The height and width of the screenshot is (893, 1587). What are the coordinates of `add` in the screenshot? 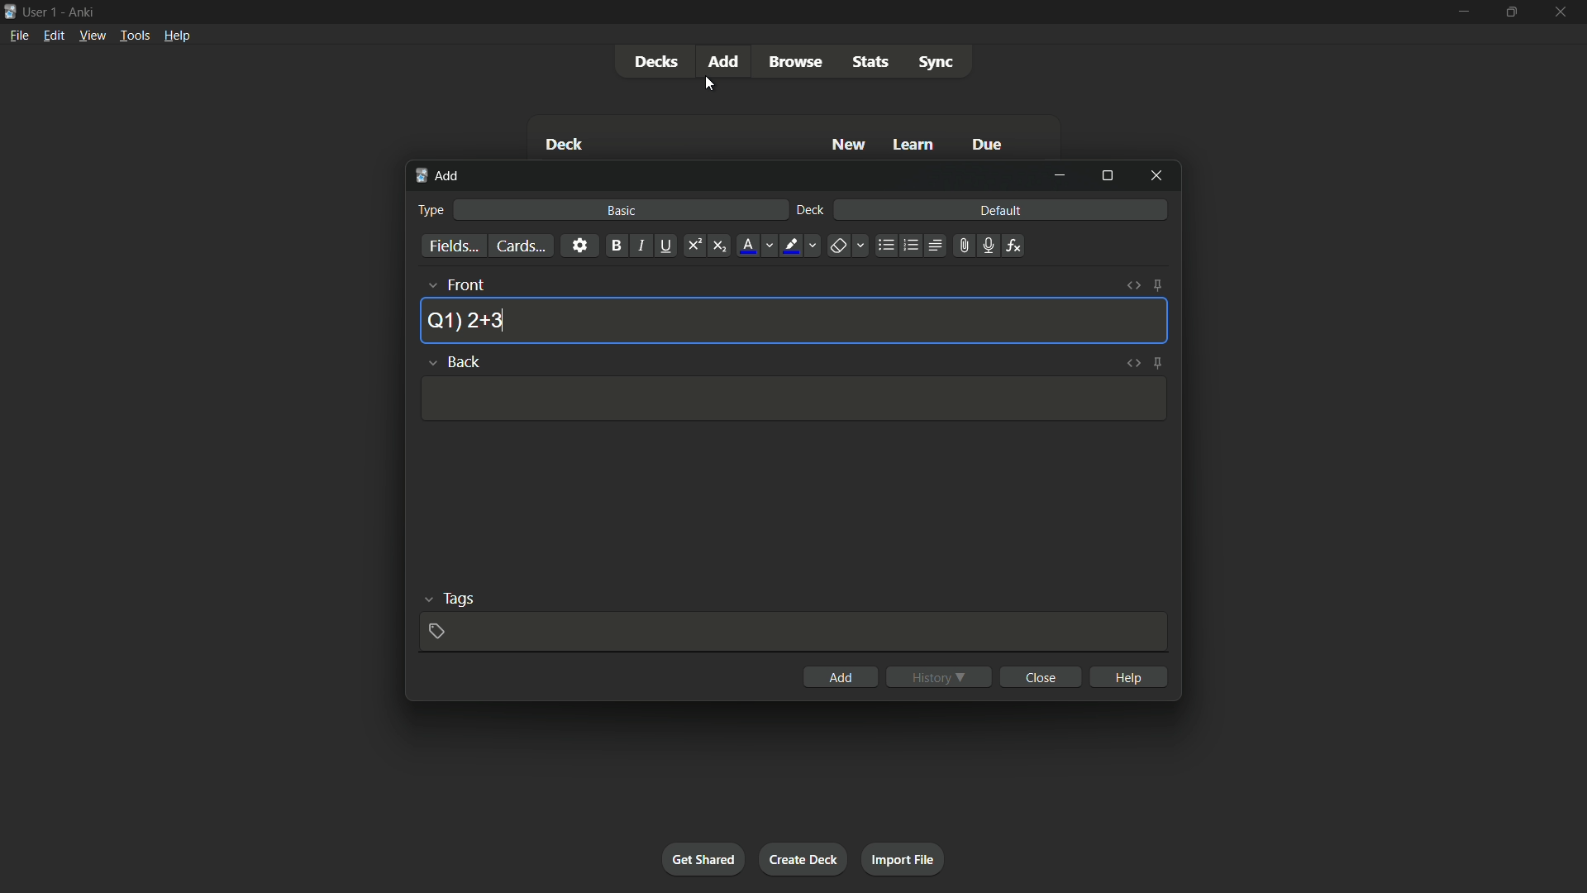 It's located at (727, 60).